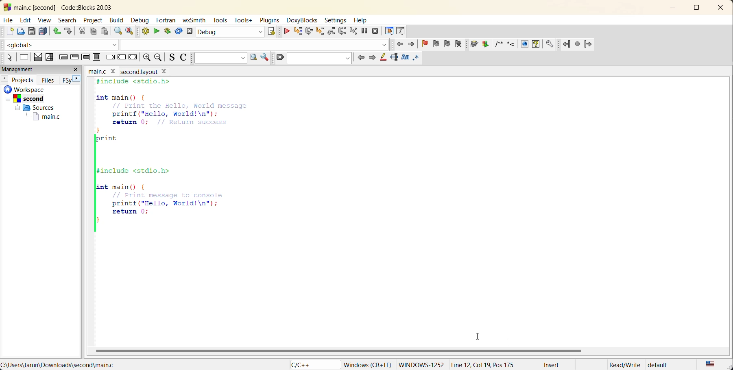 This screenshot has width=733, height=370. I want to click on , so click(33, 107).